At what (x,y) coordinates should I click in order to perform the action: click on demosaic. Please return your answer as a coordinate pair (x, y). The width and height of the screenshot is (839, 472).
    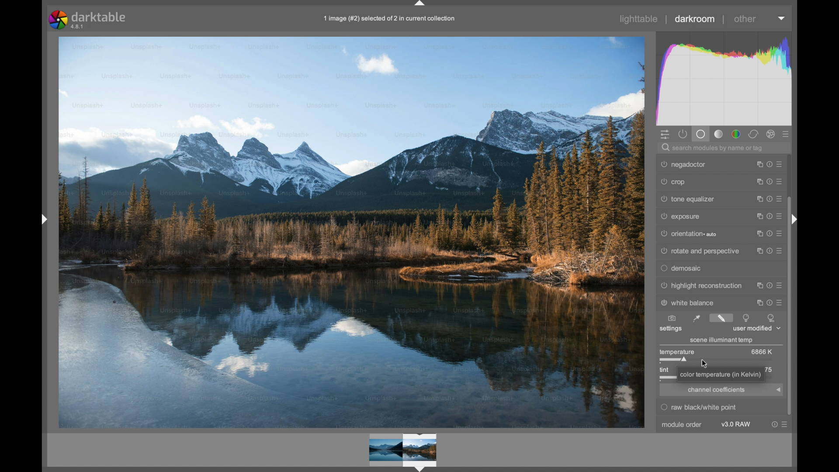
    Looking at the image, I should click on (681, 268).